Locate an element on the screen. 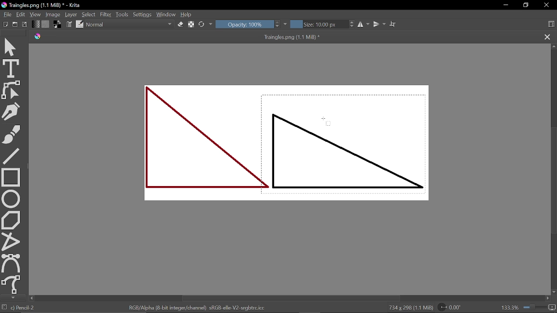 The image size is (557, 313). Pencil-2 is located at coordinates (25, 307).